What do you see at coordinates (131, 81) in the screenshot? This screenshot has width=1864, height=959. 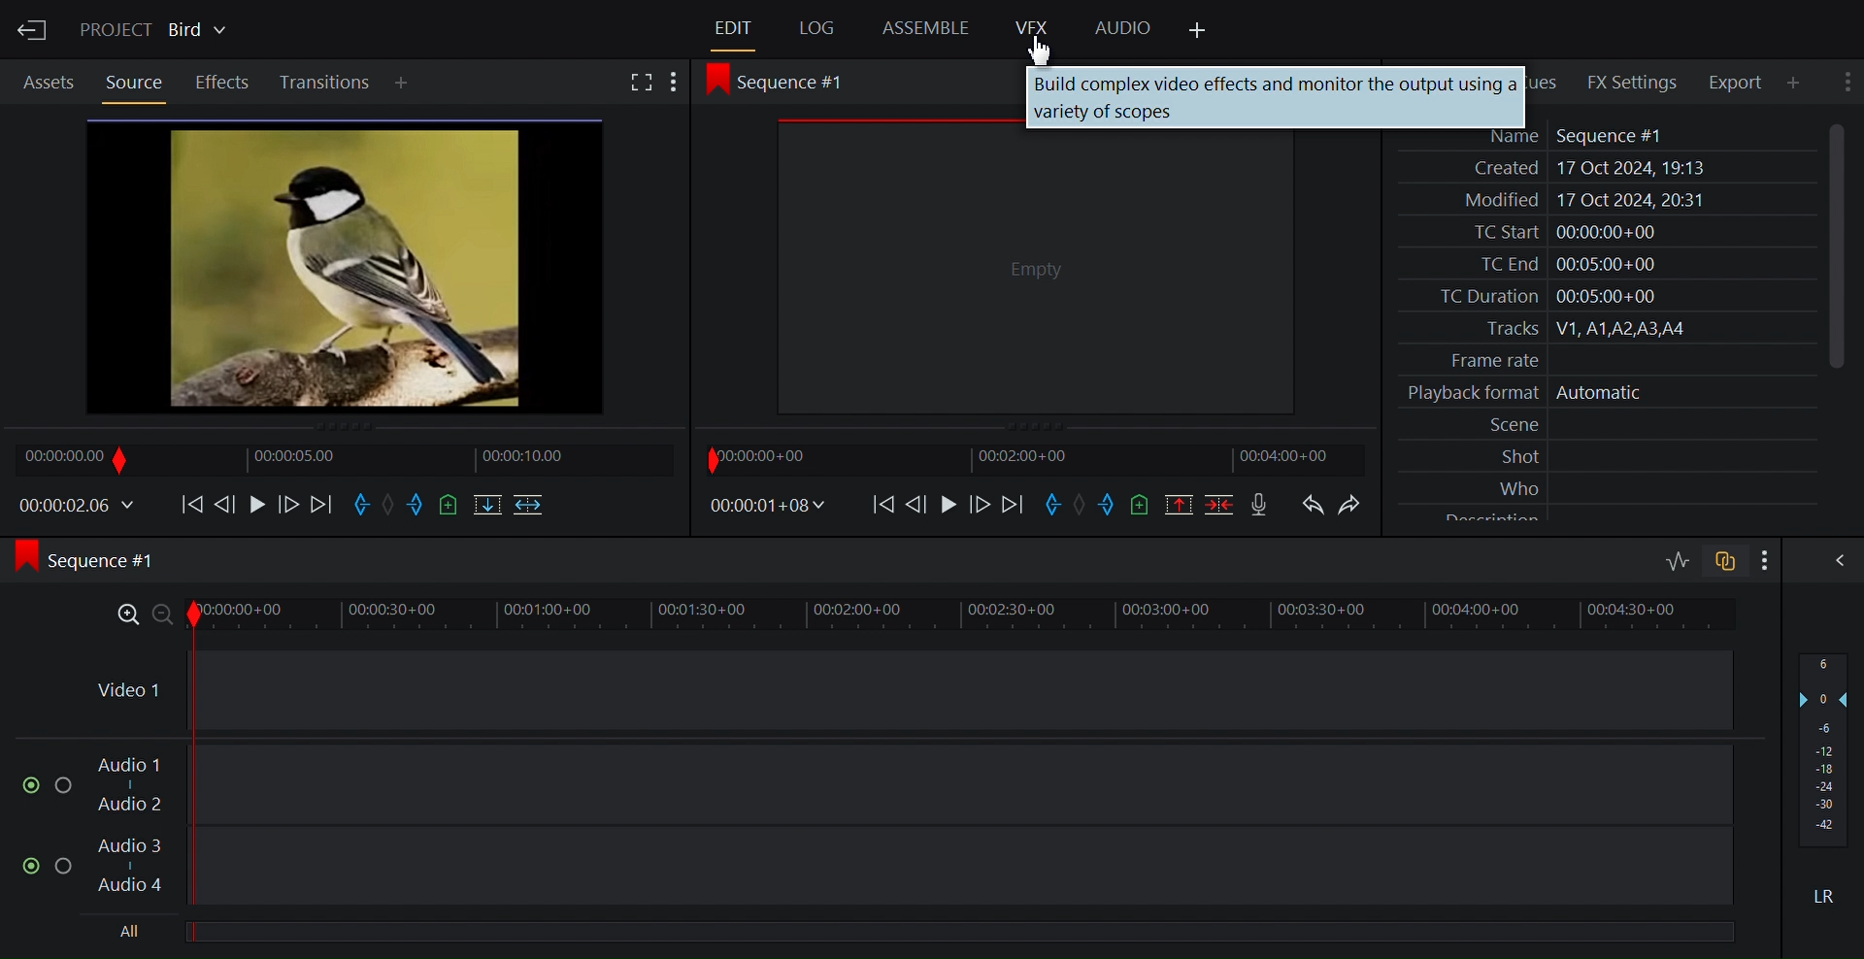 I see `Source` at bounding box center [131, 81].